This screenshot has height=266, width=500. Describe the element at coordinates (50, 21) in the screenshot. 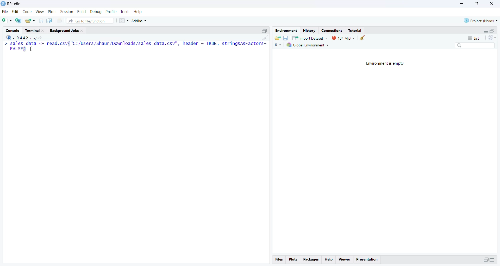

I see `Save all open documents (CTRL + ALT + S)` at that location.